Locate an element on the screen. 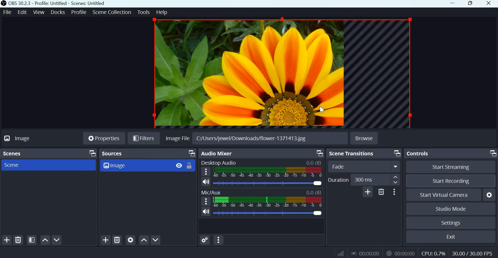  sources is located at coordinates (117, 153).